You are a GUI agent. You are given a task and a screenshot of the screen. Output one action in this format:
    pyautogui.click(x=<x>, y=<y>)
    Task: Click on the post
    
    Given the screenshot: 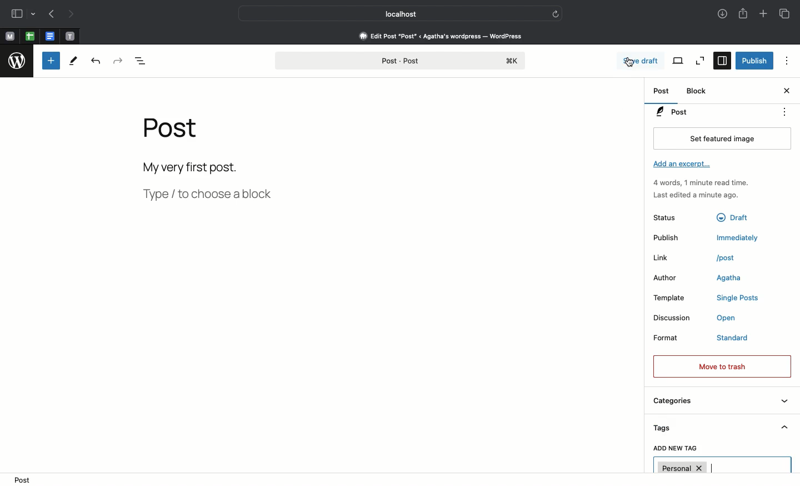 What is the action you would take?
    pyautogui.click(x=26, y=479)
    